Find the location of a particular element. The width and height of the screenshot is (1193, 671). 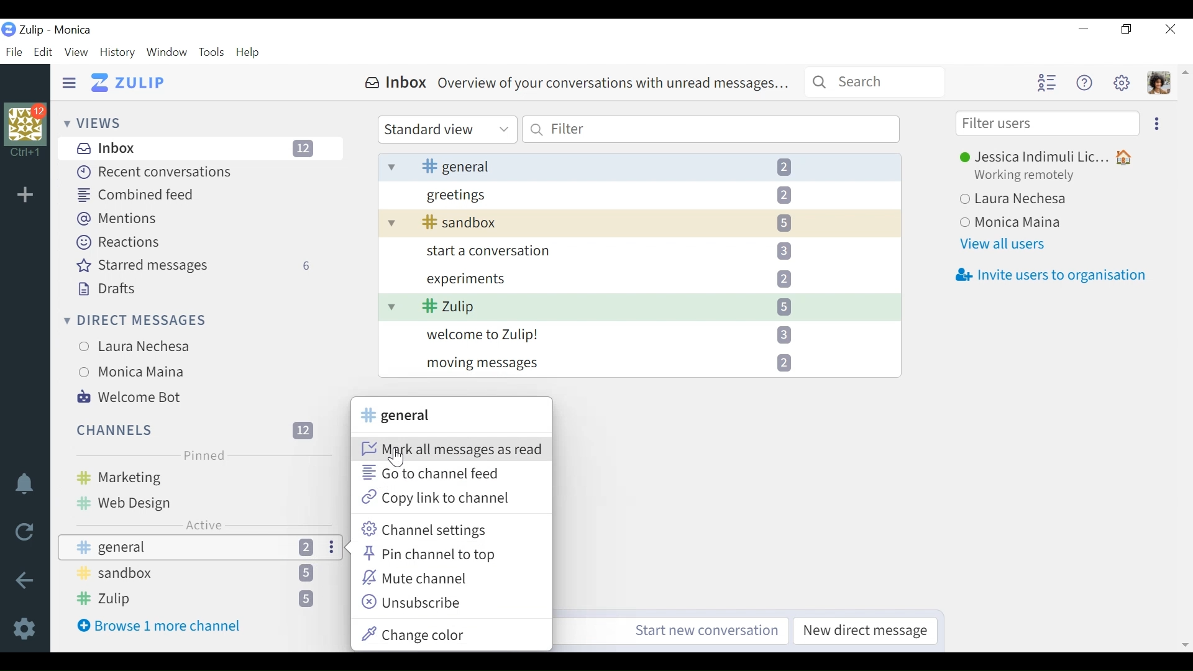

General 2 is located at coordinates (640, 166).